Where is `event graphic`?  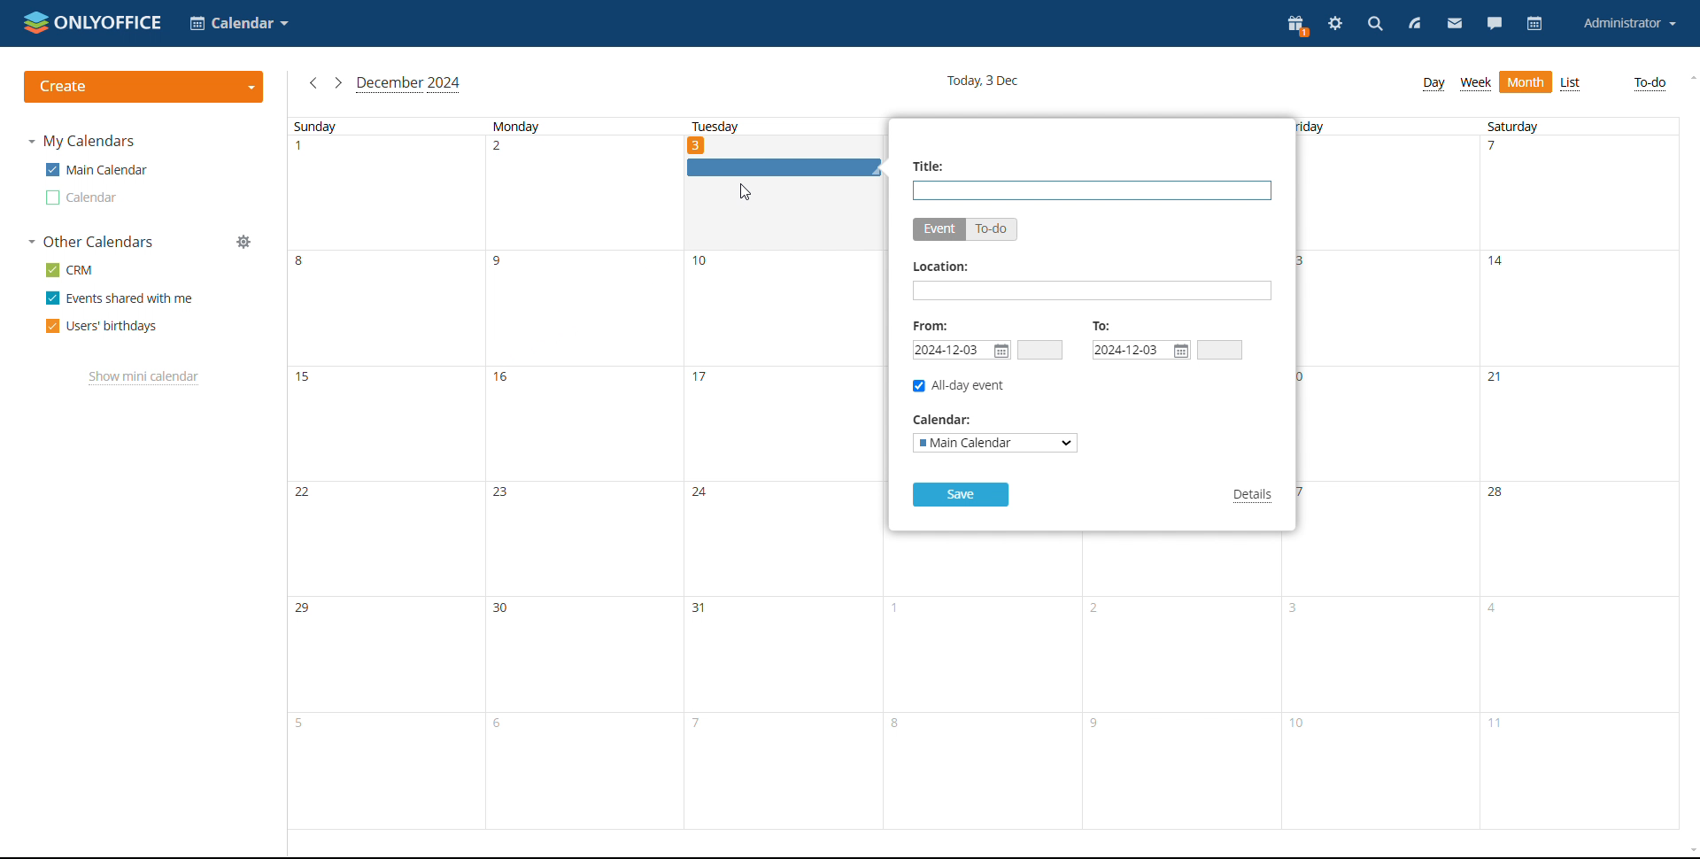 event graphic is located at coordinates (780, 168).